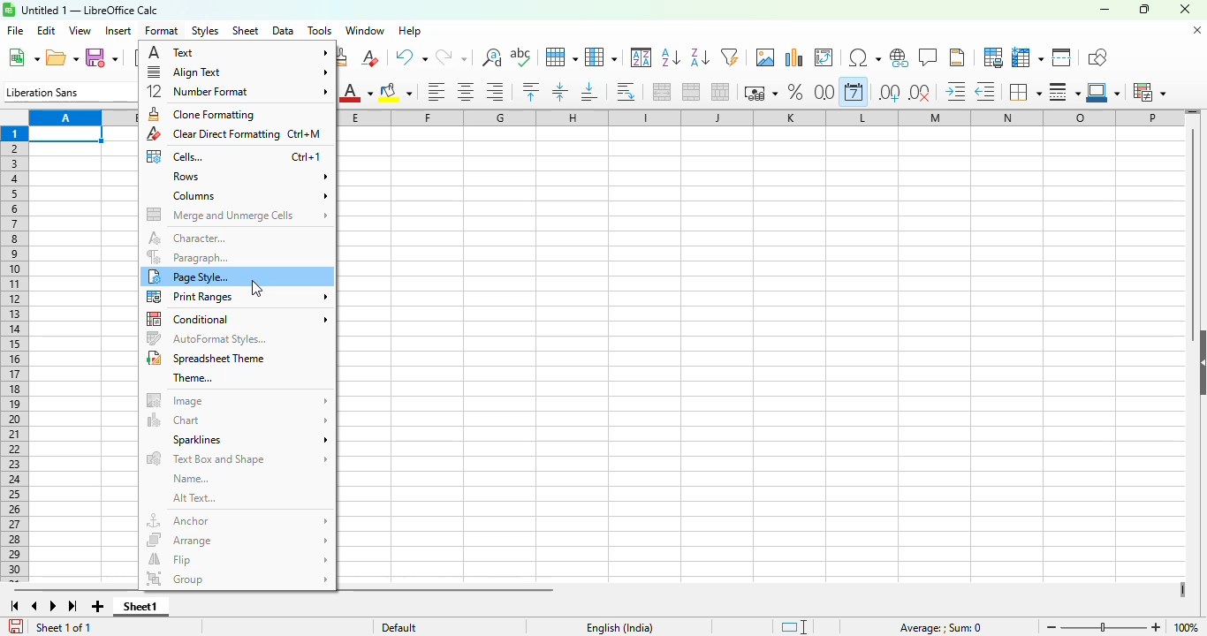 Image resolution: width=1207 pixels, height=636 pixels. What do you see at coordinates (239, 420) in the screenshot?
I see `chart` at bounding box center [239, 420].